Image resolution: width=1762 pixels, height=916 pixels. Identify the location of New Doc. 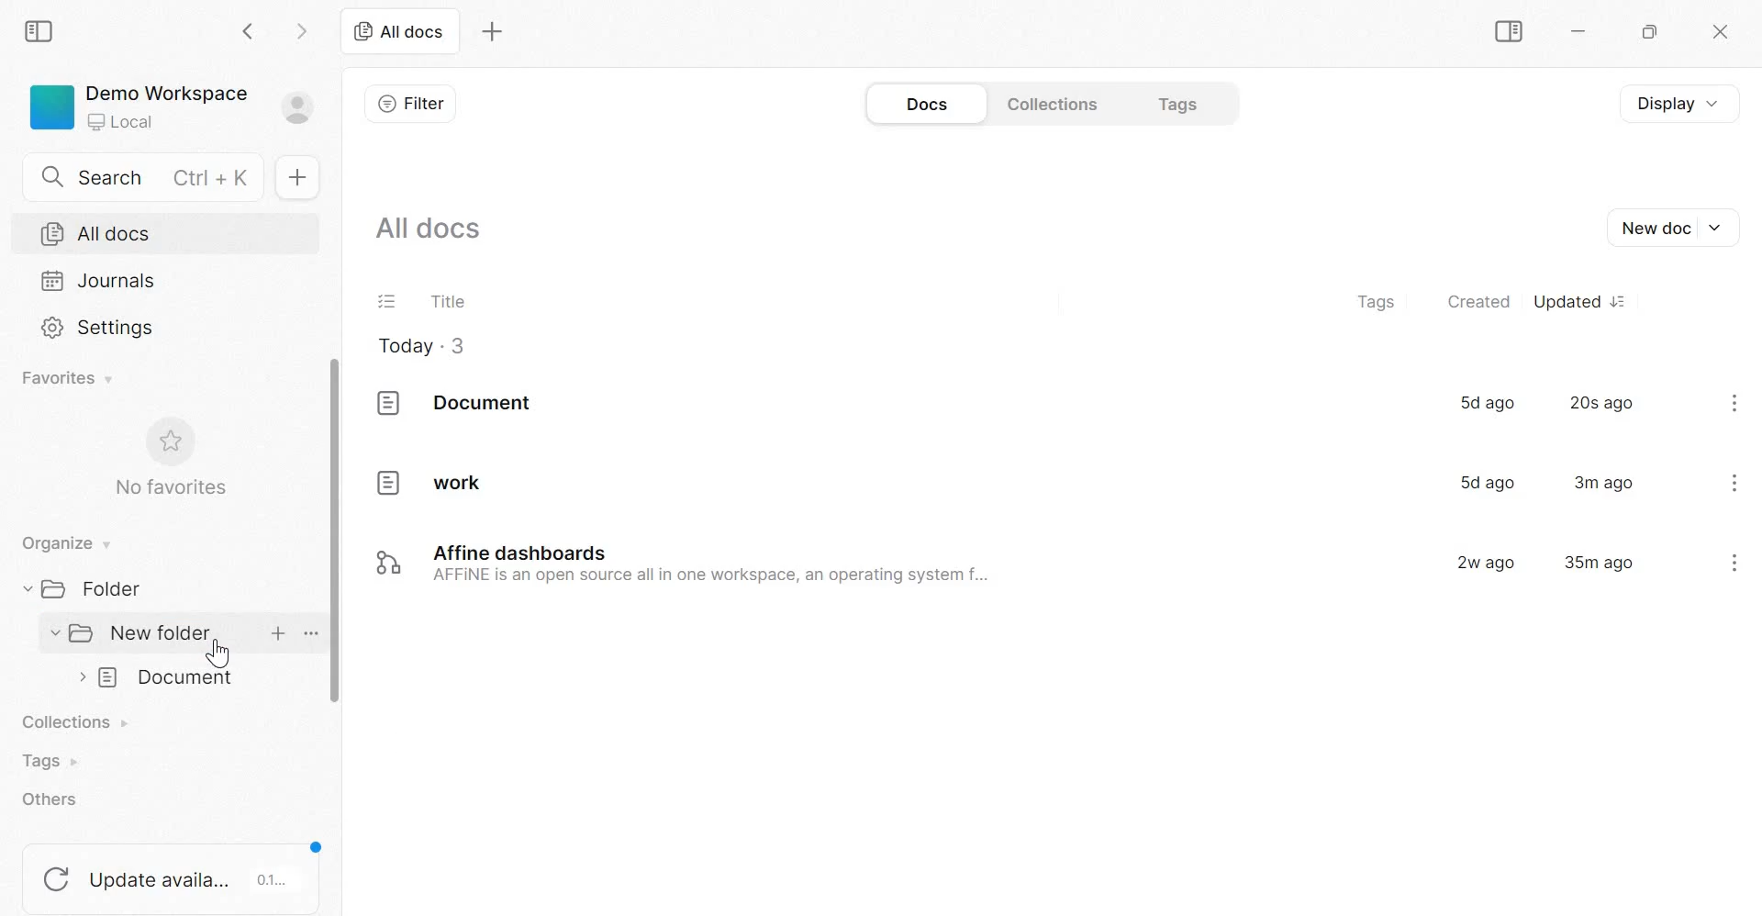
(1682, 227).